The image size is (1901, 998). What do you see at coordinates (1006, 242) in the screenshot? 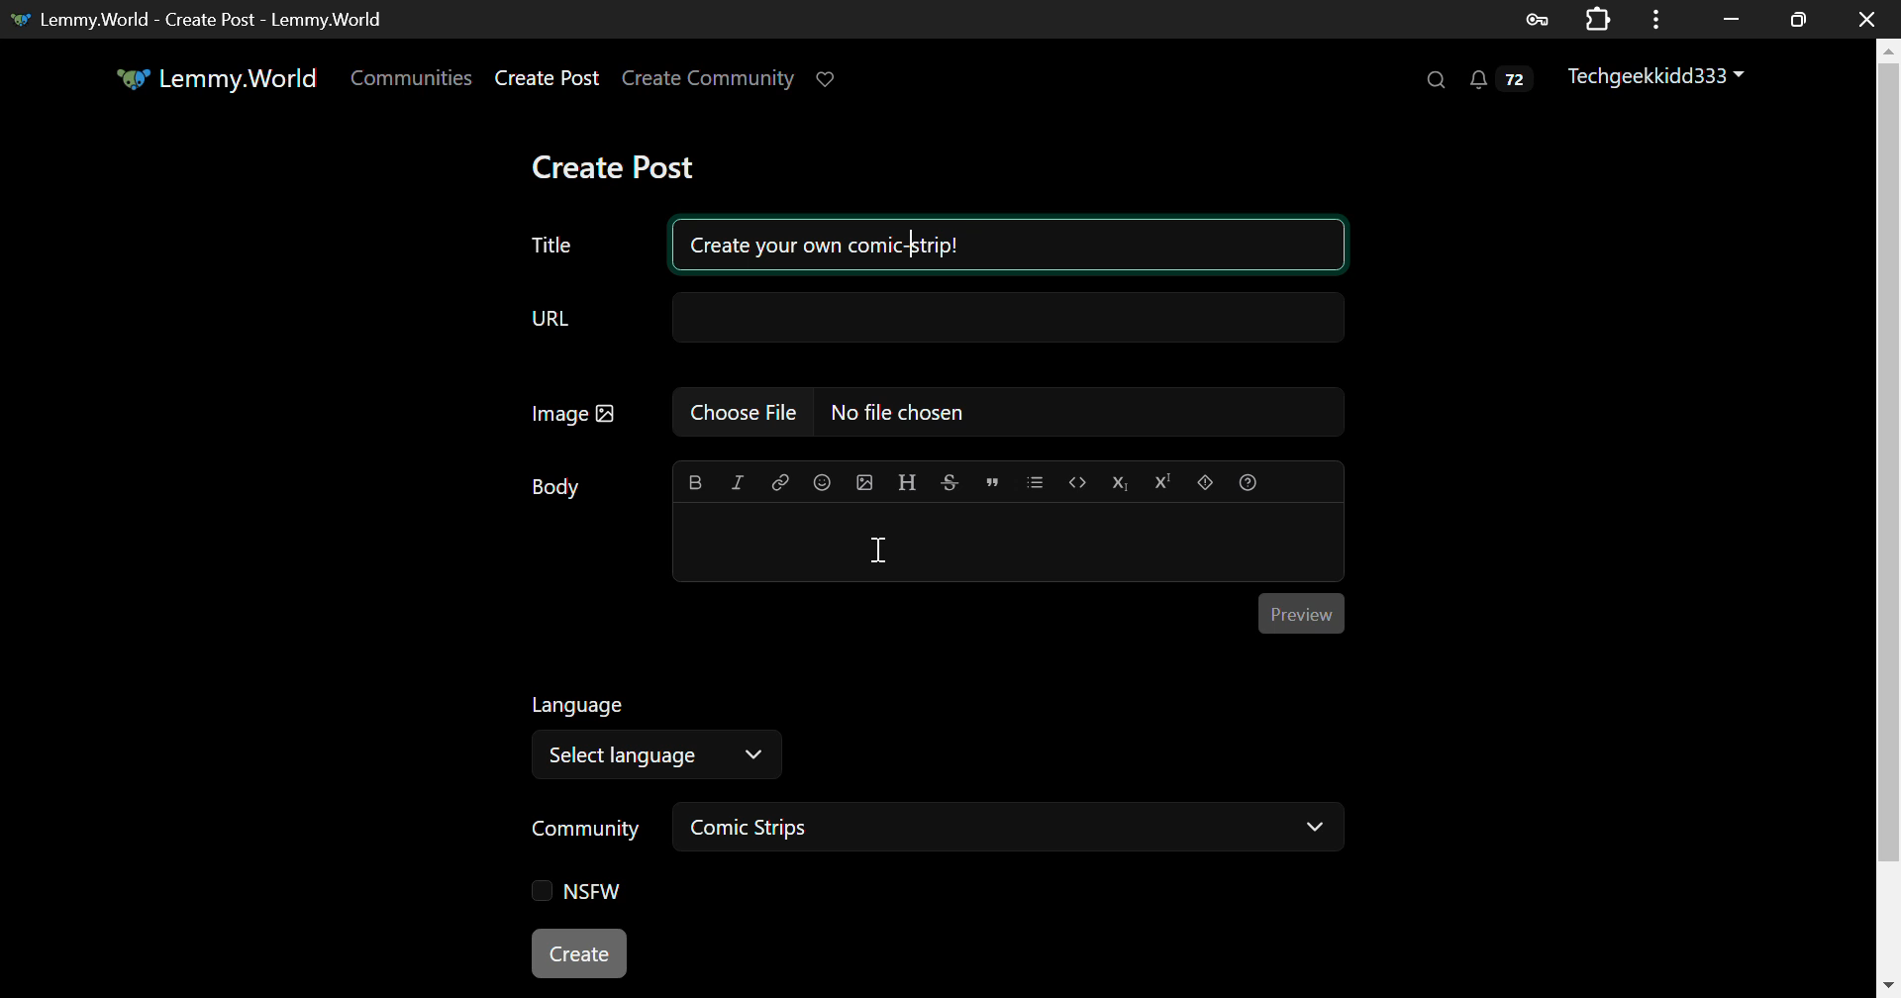
I see `Create your own comic-strip!` at bounding box center [1006, 242].